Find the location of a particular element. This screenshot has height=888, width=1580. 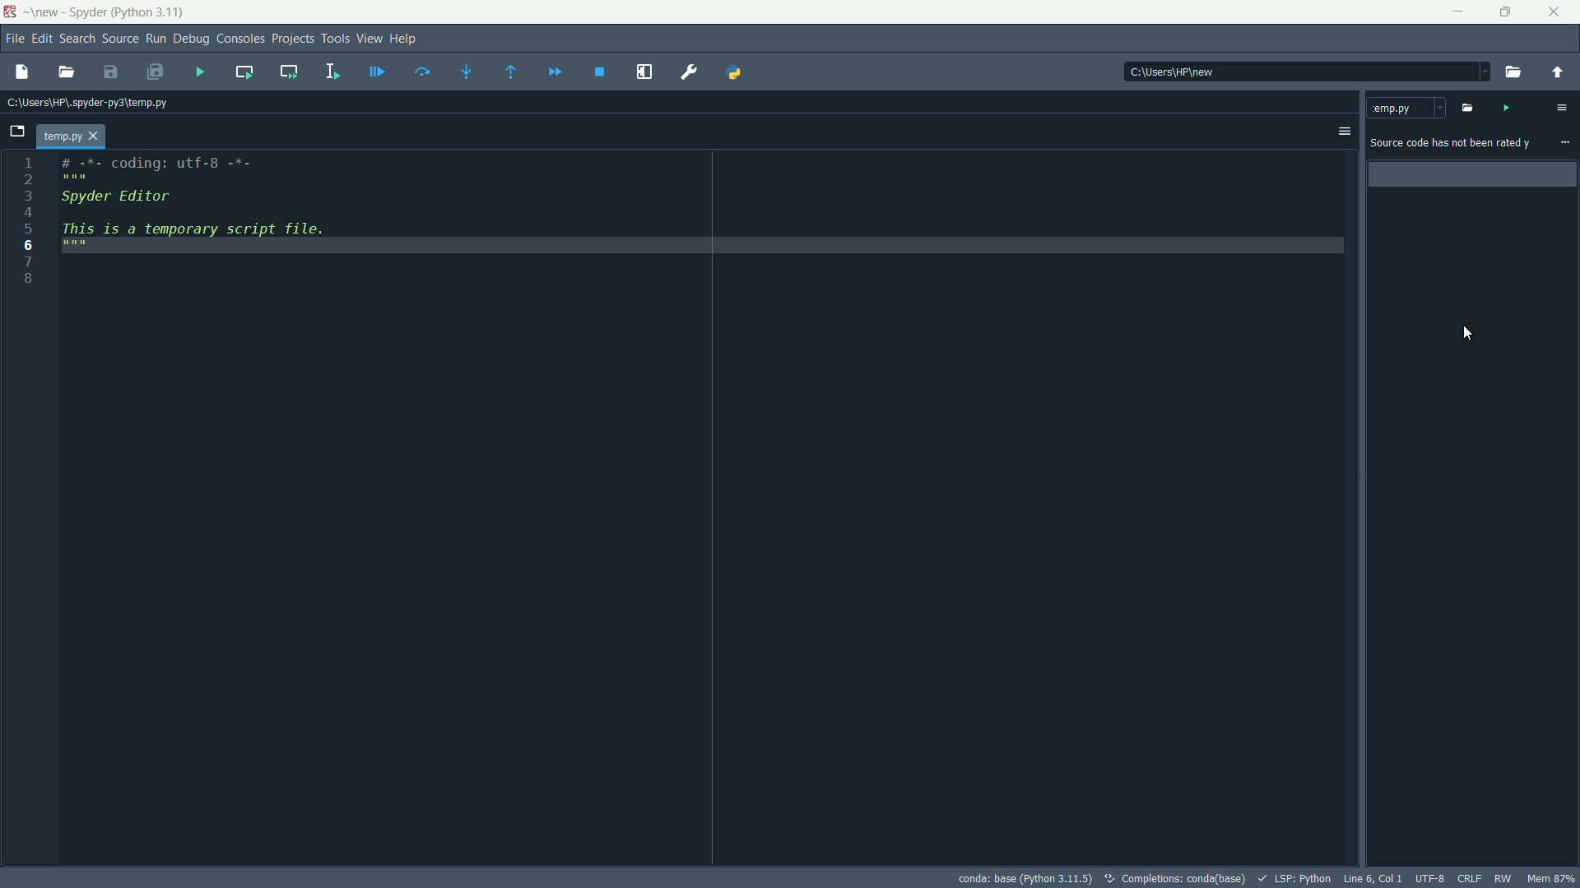

2 is located at coordinates (28, 180).